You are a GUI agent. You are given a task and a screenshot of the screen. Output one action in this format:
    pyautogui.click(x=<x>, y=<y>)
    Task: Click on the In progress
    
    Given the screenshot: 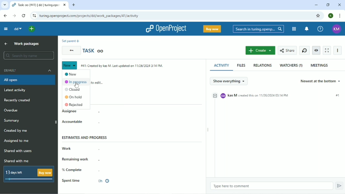 What is the action you would take?
    pyautogui.click(x=76, y=82)
    